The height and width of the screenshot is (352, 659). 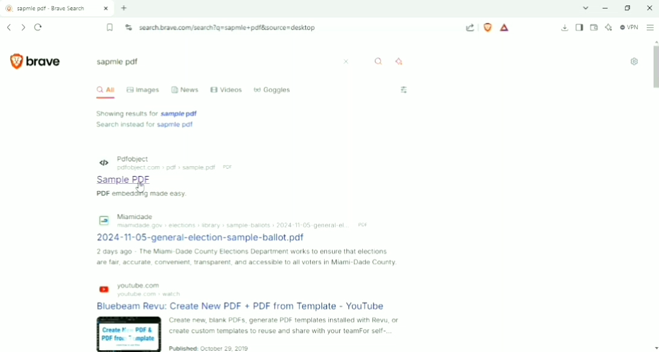 What do you see at coordinates (629, 27) in the screenshot?
I see `Brave Firewall + VPN` at bounding box center [629, 27].